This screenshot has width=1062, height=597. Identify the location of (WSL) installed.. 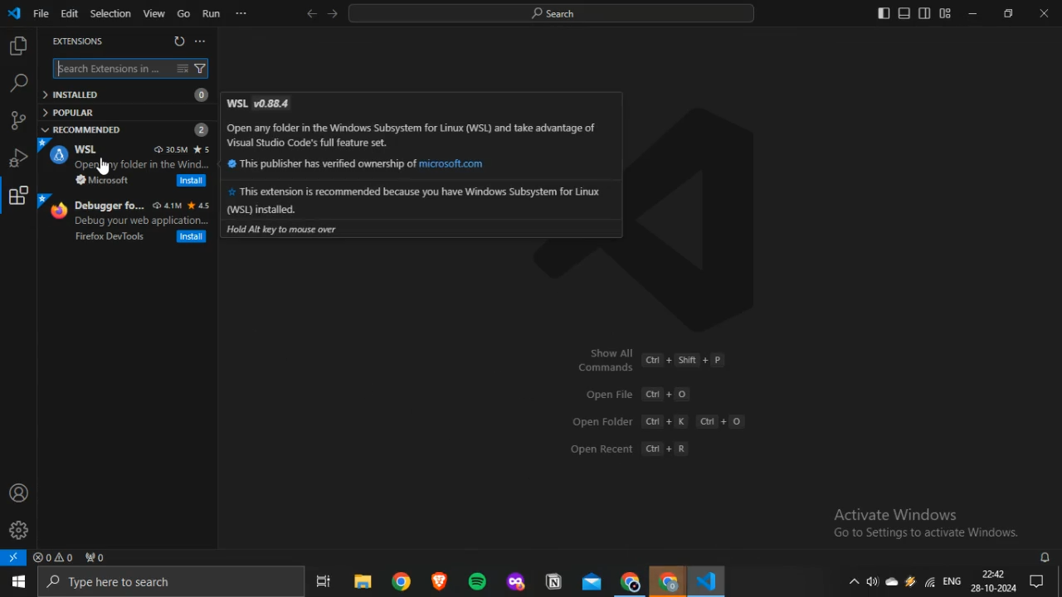
(261, 209).